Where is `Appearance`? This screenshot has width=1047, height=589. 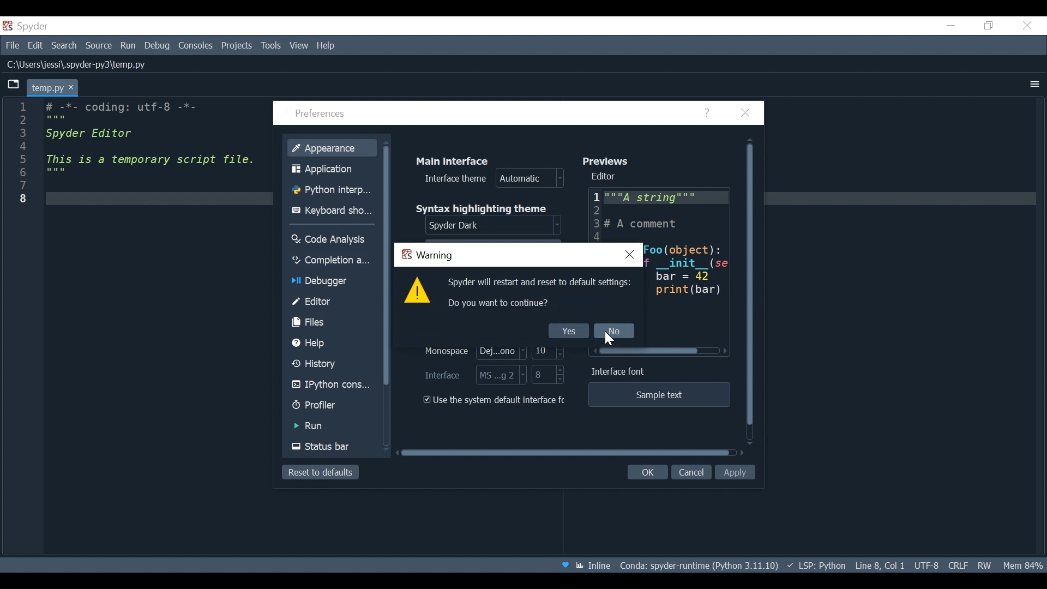
Appearance is located at coordinates (333, 147).